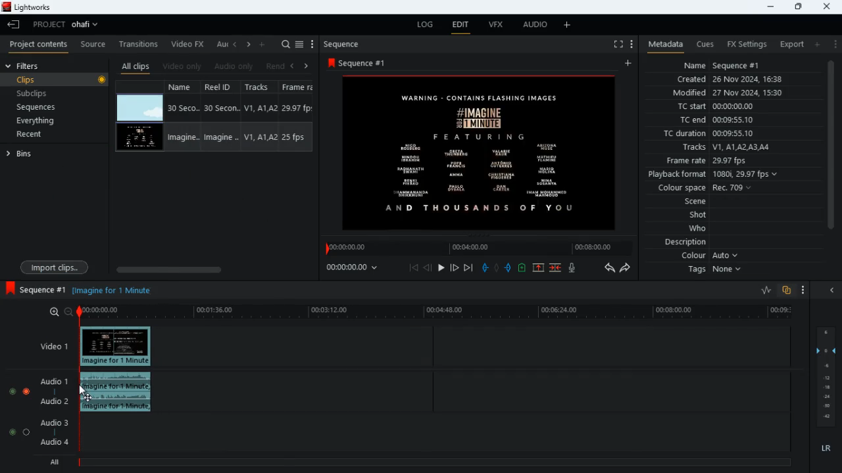  What do you see at coordinates (726, 161) in the screenshot?
I see `frame rate` at bounding box center [726, 161].